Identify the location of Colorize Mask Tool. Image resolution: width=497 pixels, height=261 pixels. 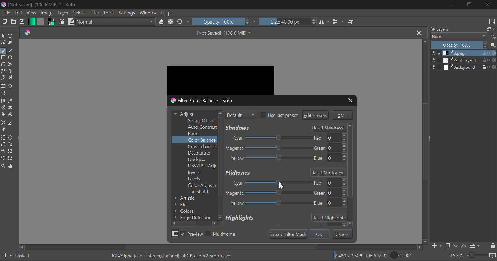
(4, 108).